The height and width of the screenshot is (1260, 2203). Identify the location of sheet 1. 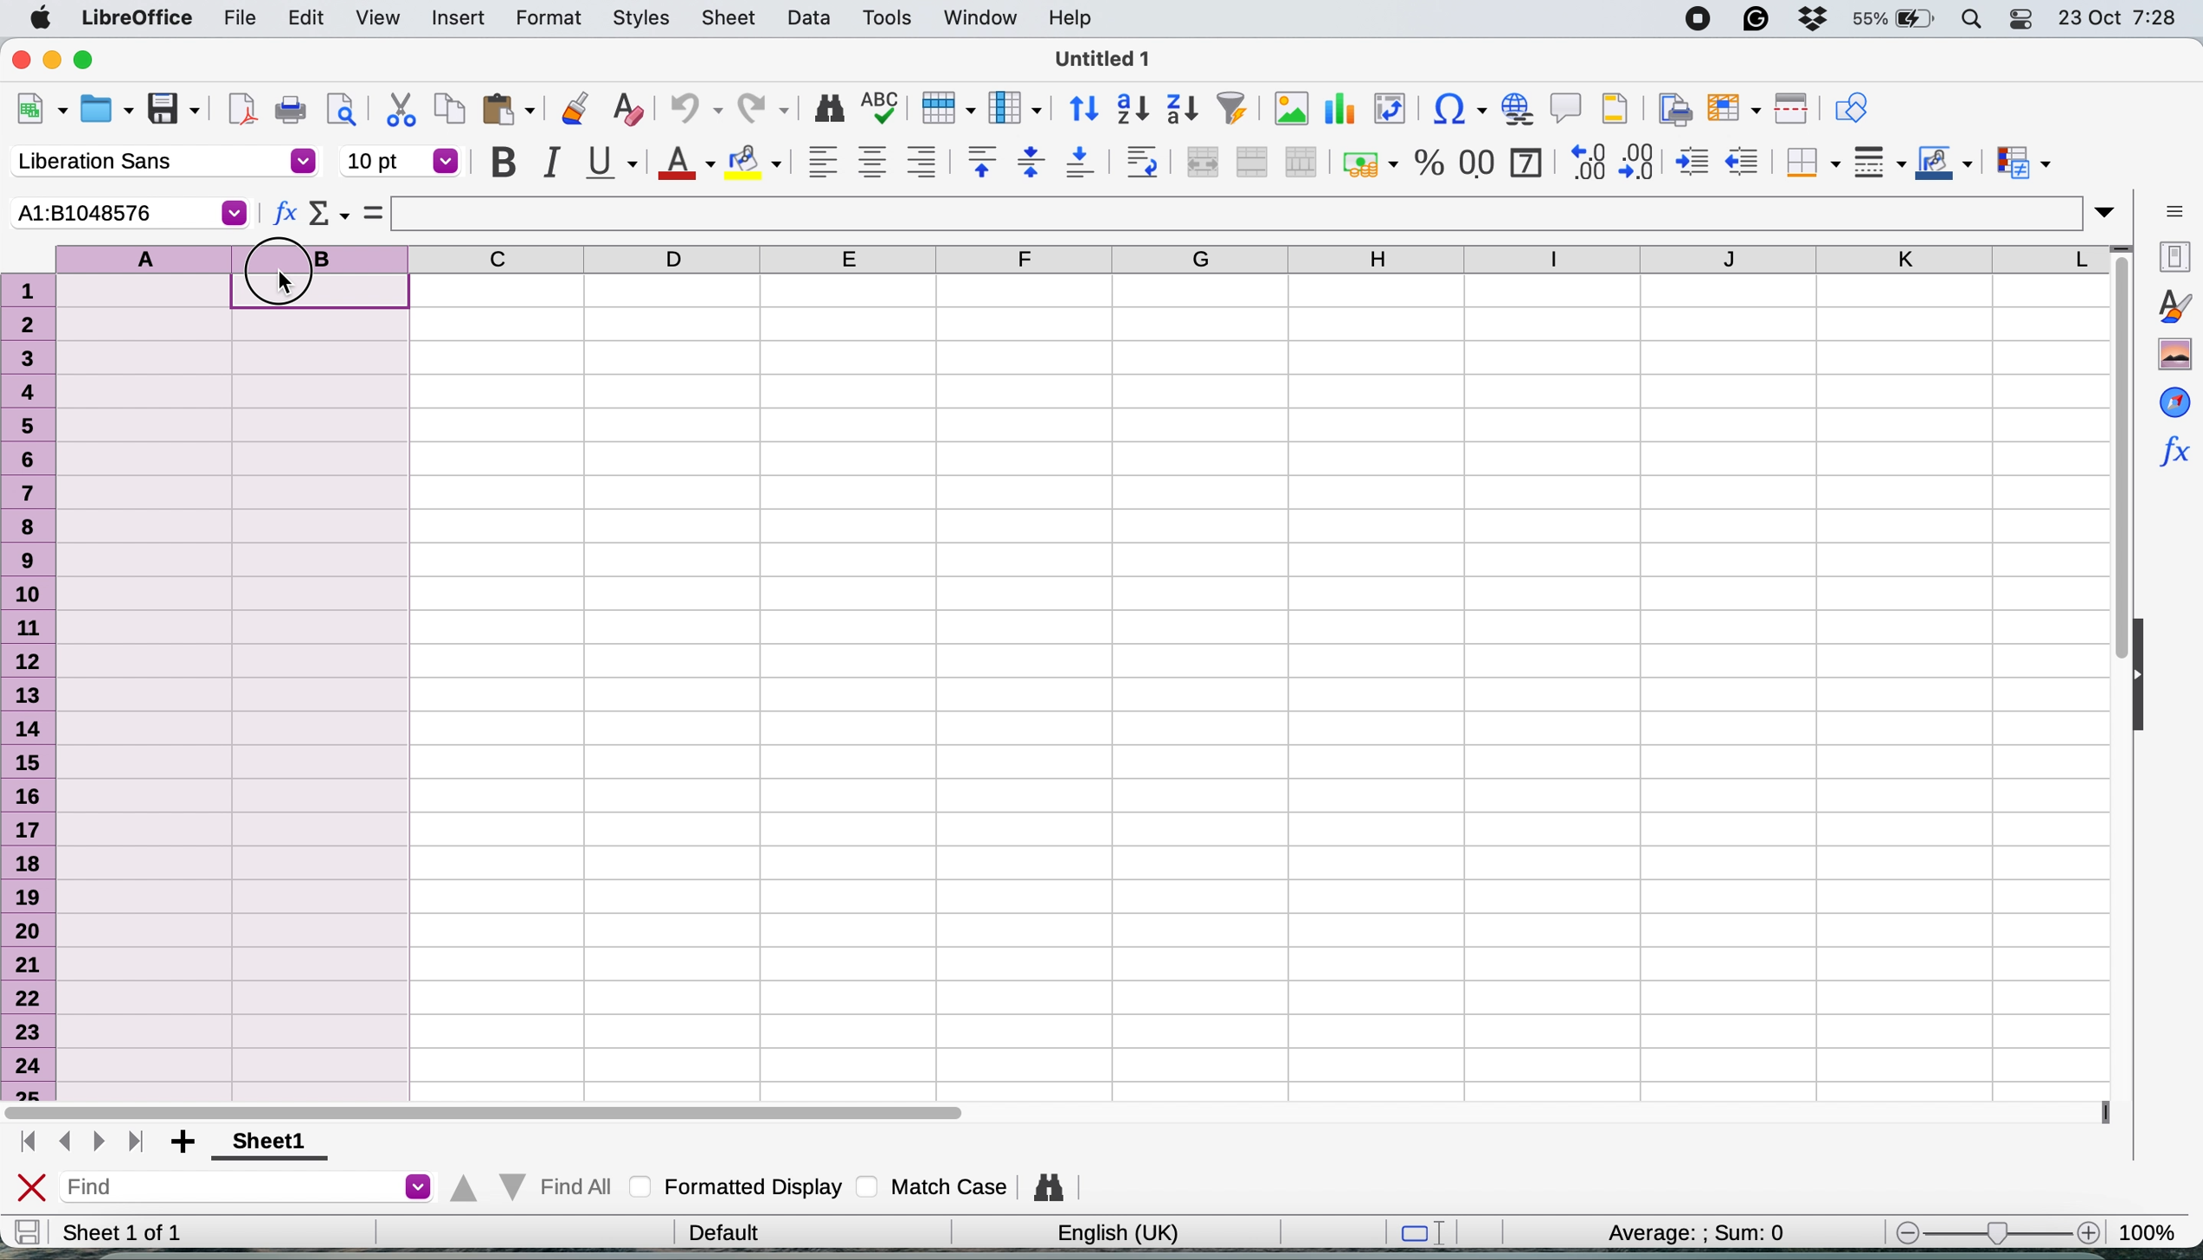
(273, 1141).